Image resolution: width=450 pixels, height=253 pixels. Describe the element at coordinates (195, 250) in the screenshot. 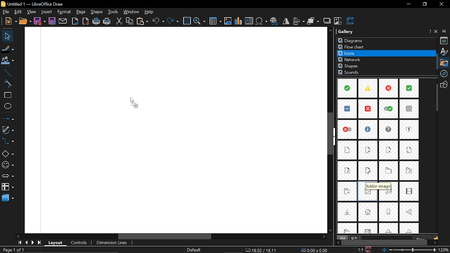

I see `Default` at that location.